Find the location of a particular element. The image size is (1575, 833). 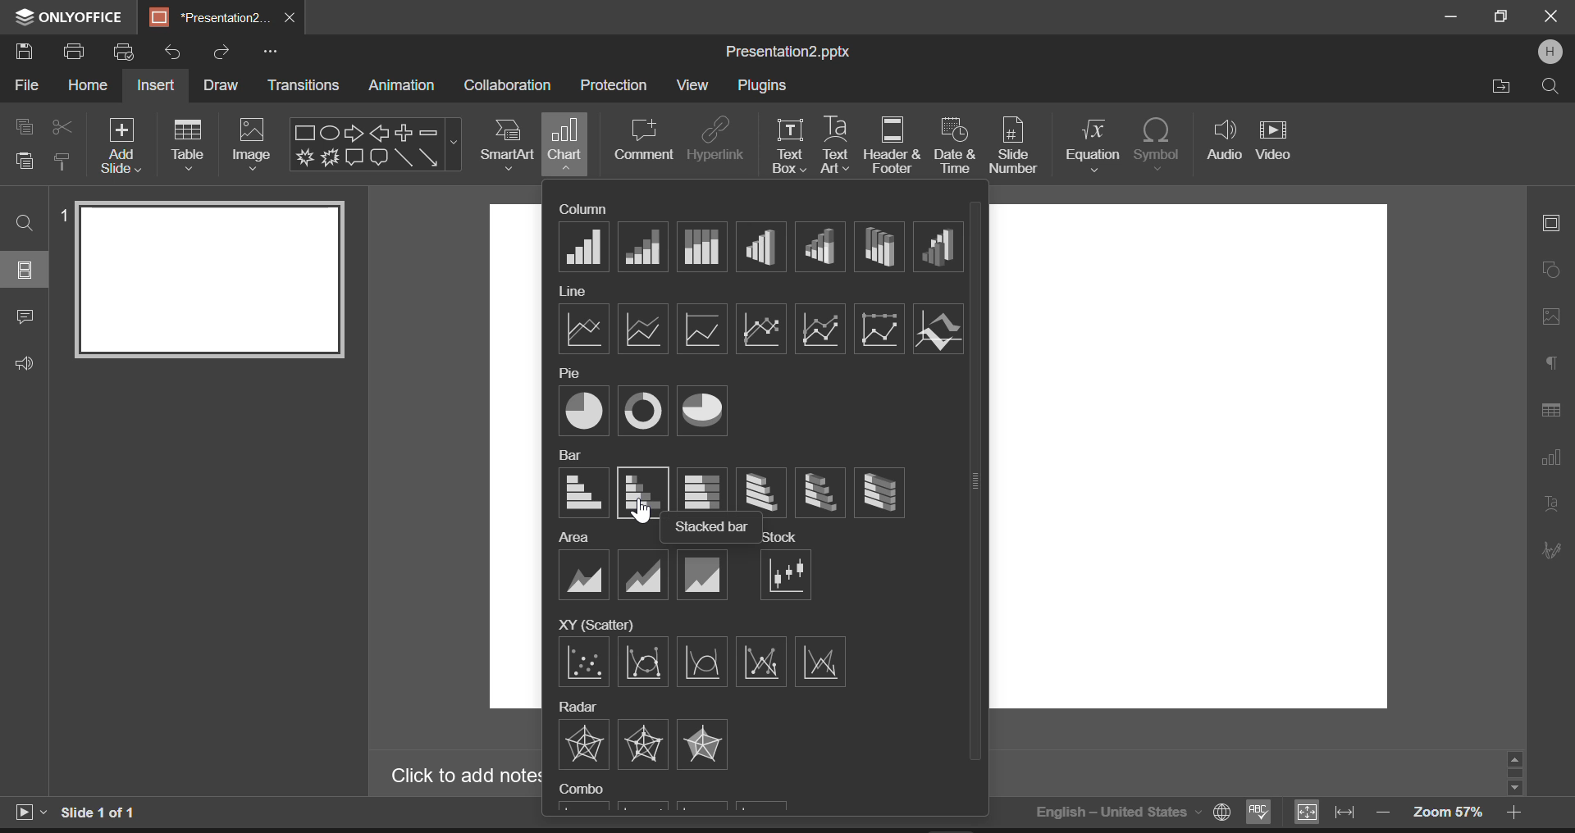

Paste is located at coordinates (25, 164).